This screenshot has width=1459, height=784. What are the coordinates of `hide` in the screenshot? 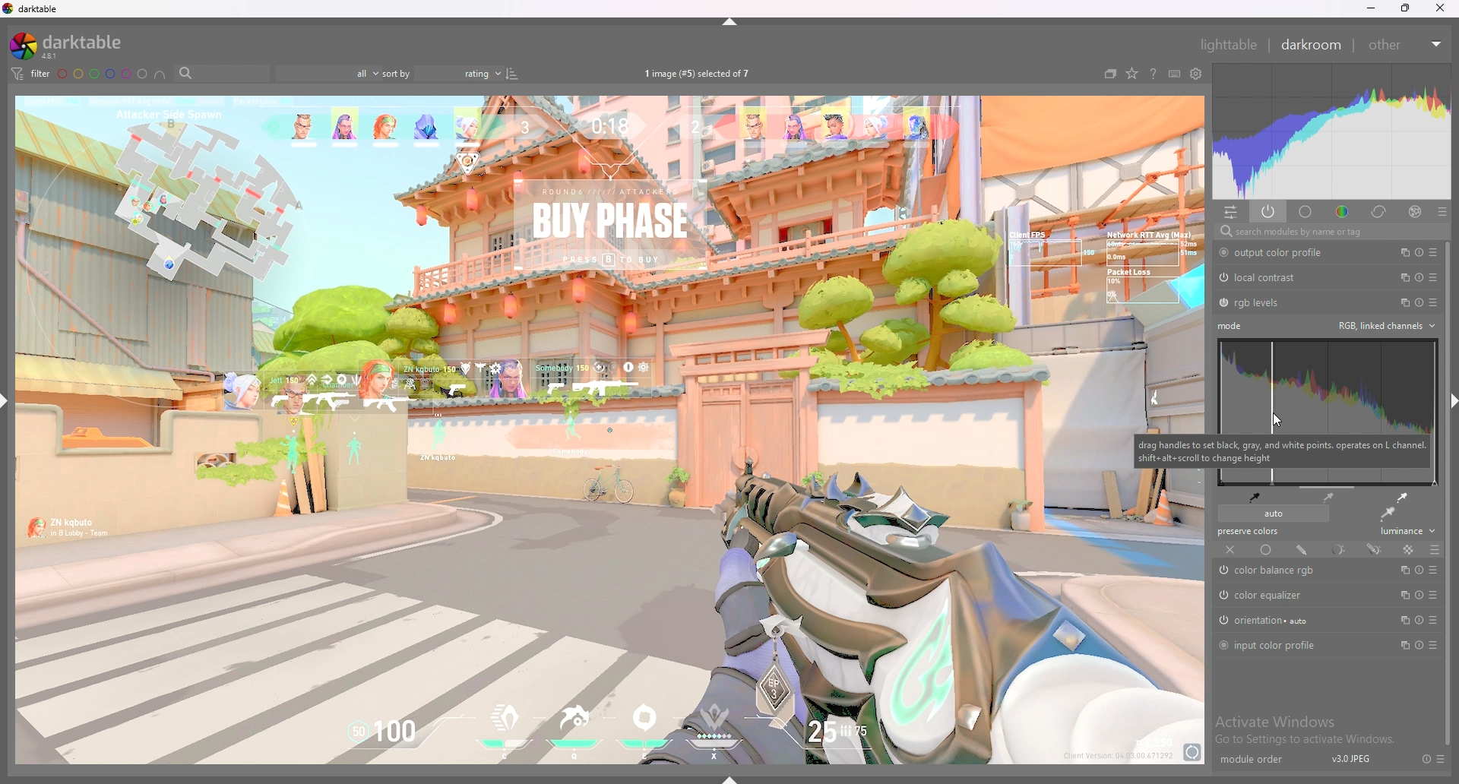 It's located at (739, 24).